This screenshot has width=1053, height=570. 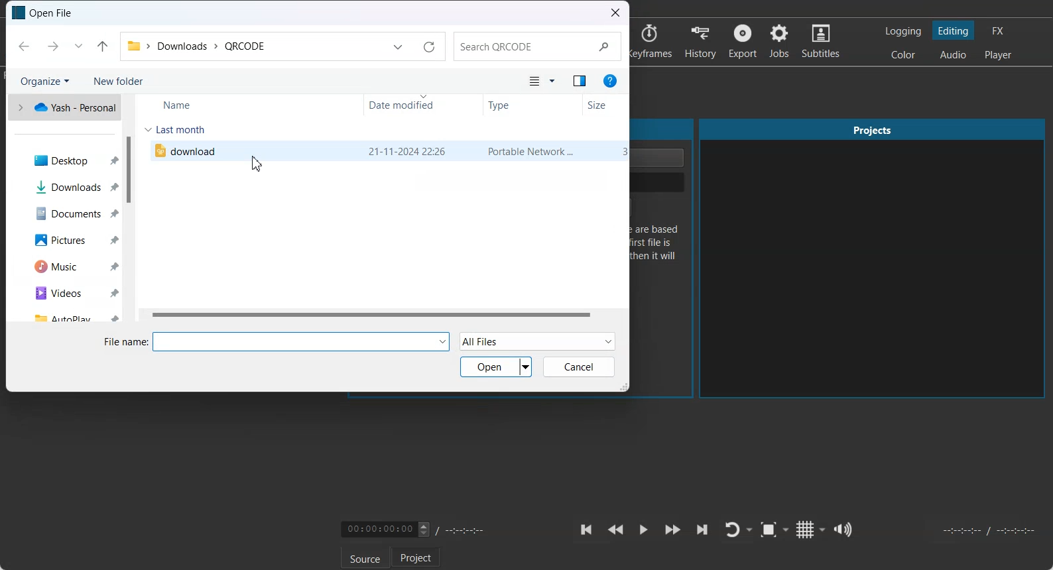 I want to click on Toggle grid display on the player, so click(x=806, y=530).